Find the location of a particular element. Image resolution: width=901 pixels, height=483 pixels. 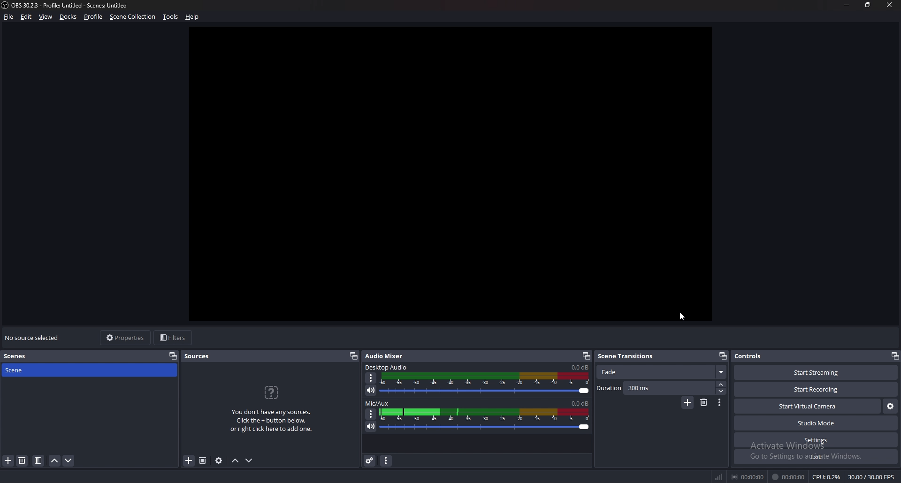

add scene is located at coordinates (8, 461).